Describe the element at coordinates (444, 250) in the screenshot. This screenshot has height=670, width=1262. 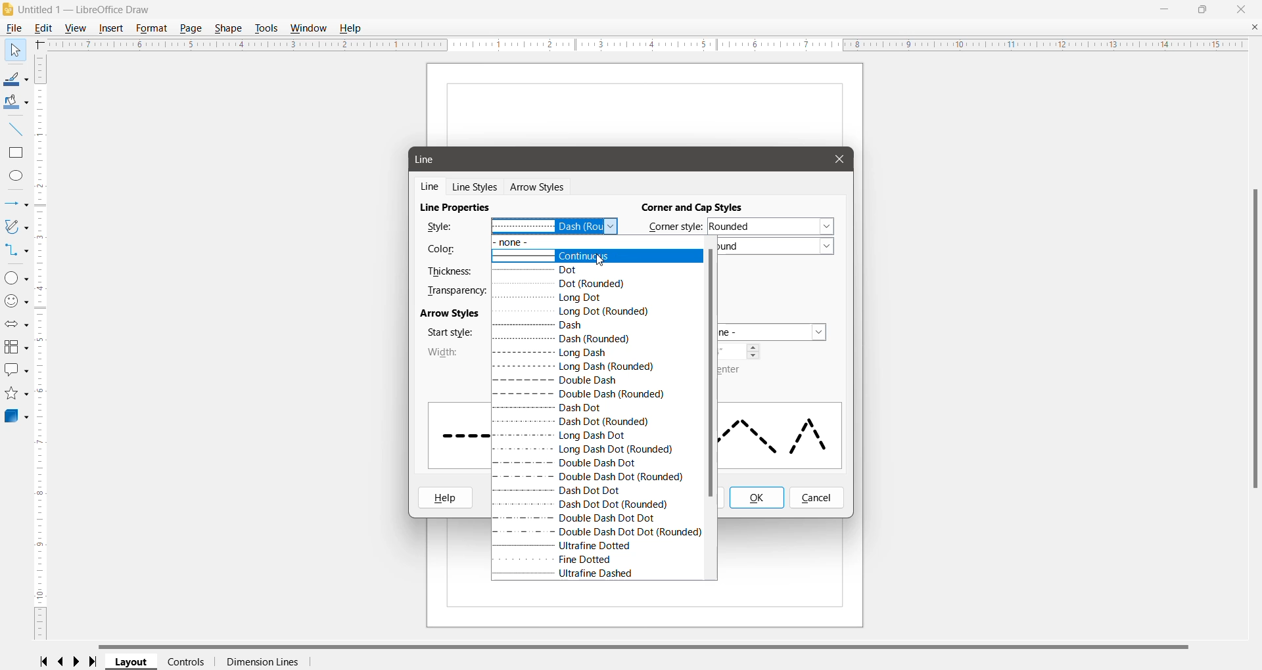
I see `Color` at that location.